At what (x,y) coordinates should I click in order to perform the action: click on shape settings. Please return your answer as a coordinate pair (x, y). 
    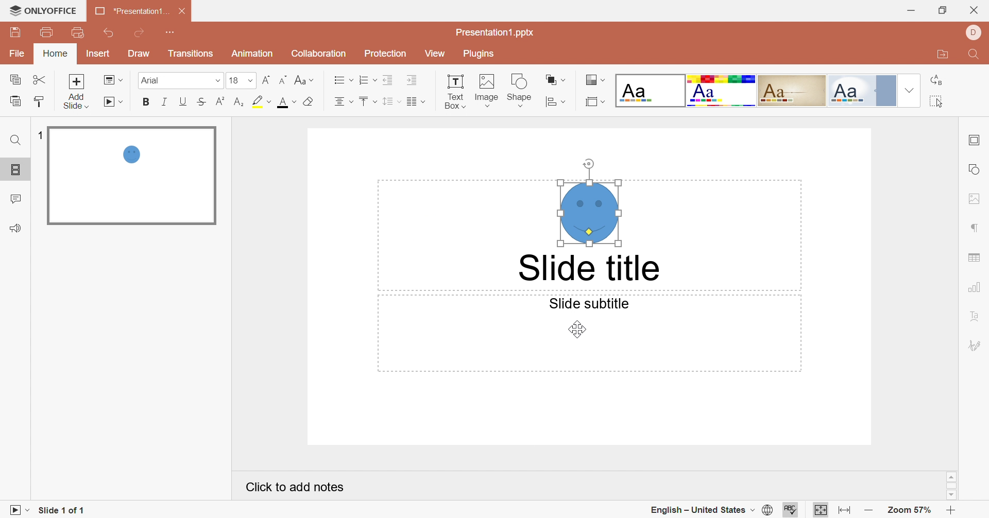
    Looking at the image, I should click on (976, 170).